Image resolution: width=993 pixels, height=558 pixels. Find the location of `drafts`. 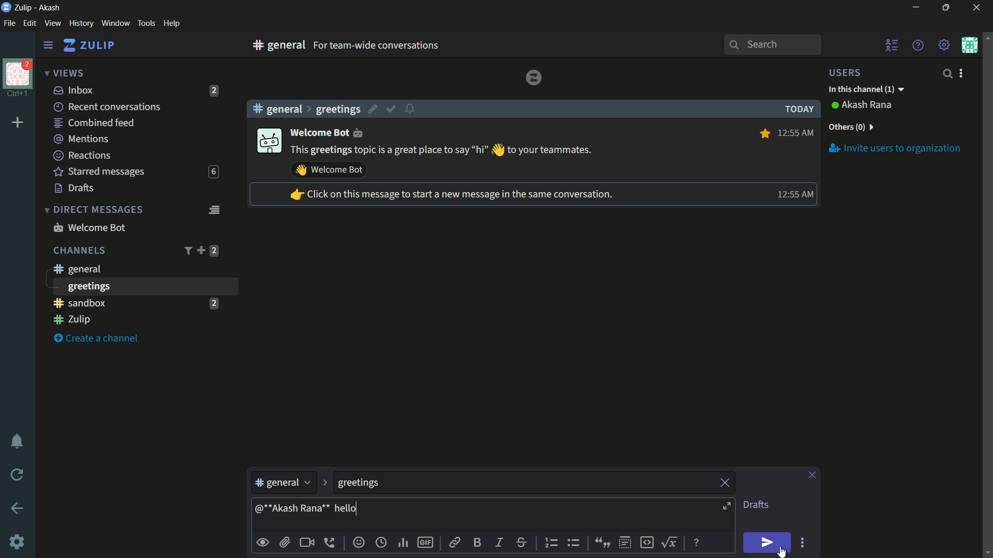

drafts is located at coordinates (74, 188).